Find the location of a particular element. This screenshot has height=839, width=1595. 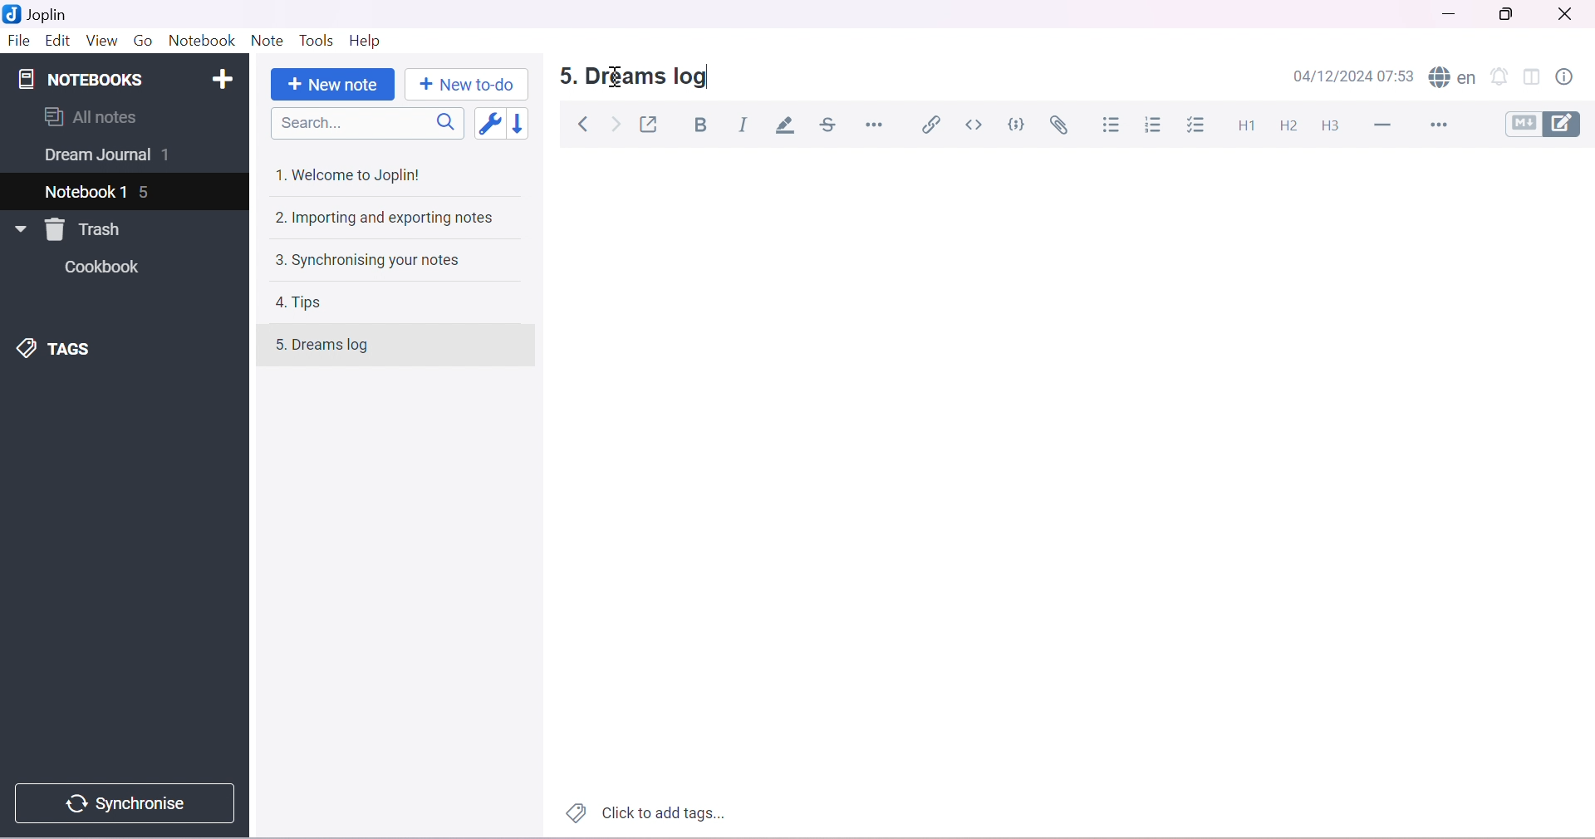

Heading 1 is located at coordinates (1249, 125).